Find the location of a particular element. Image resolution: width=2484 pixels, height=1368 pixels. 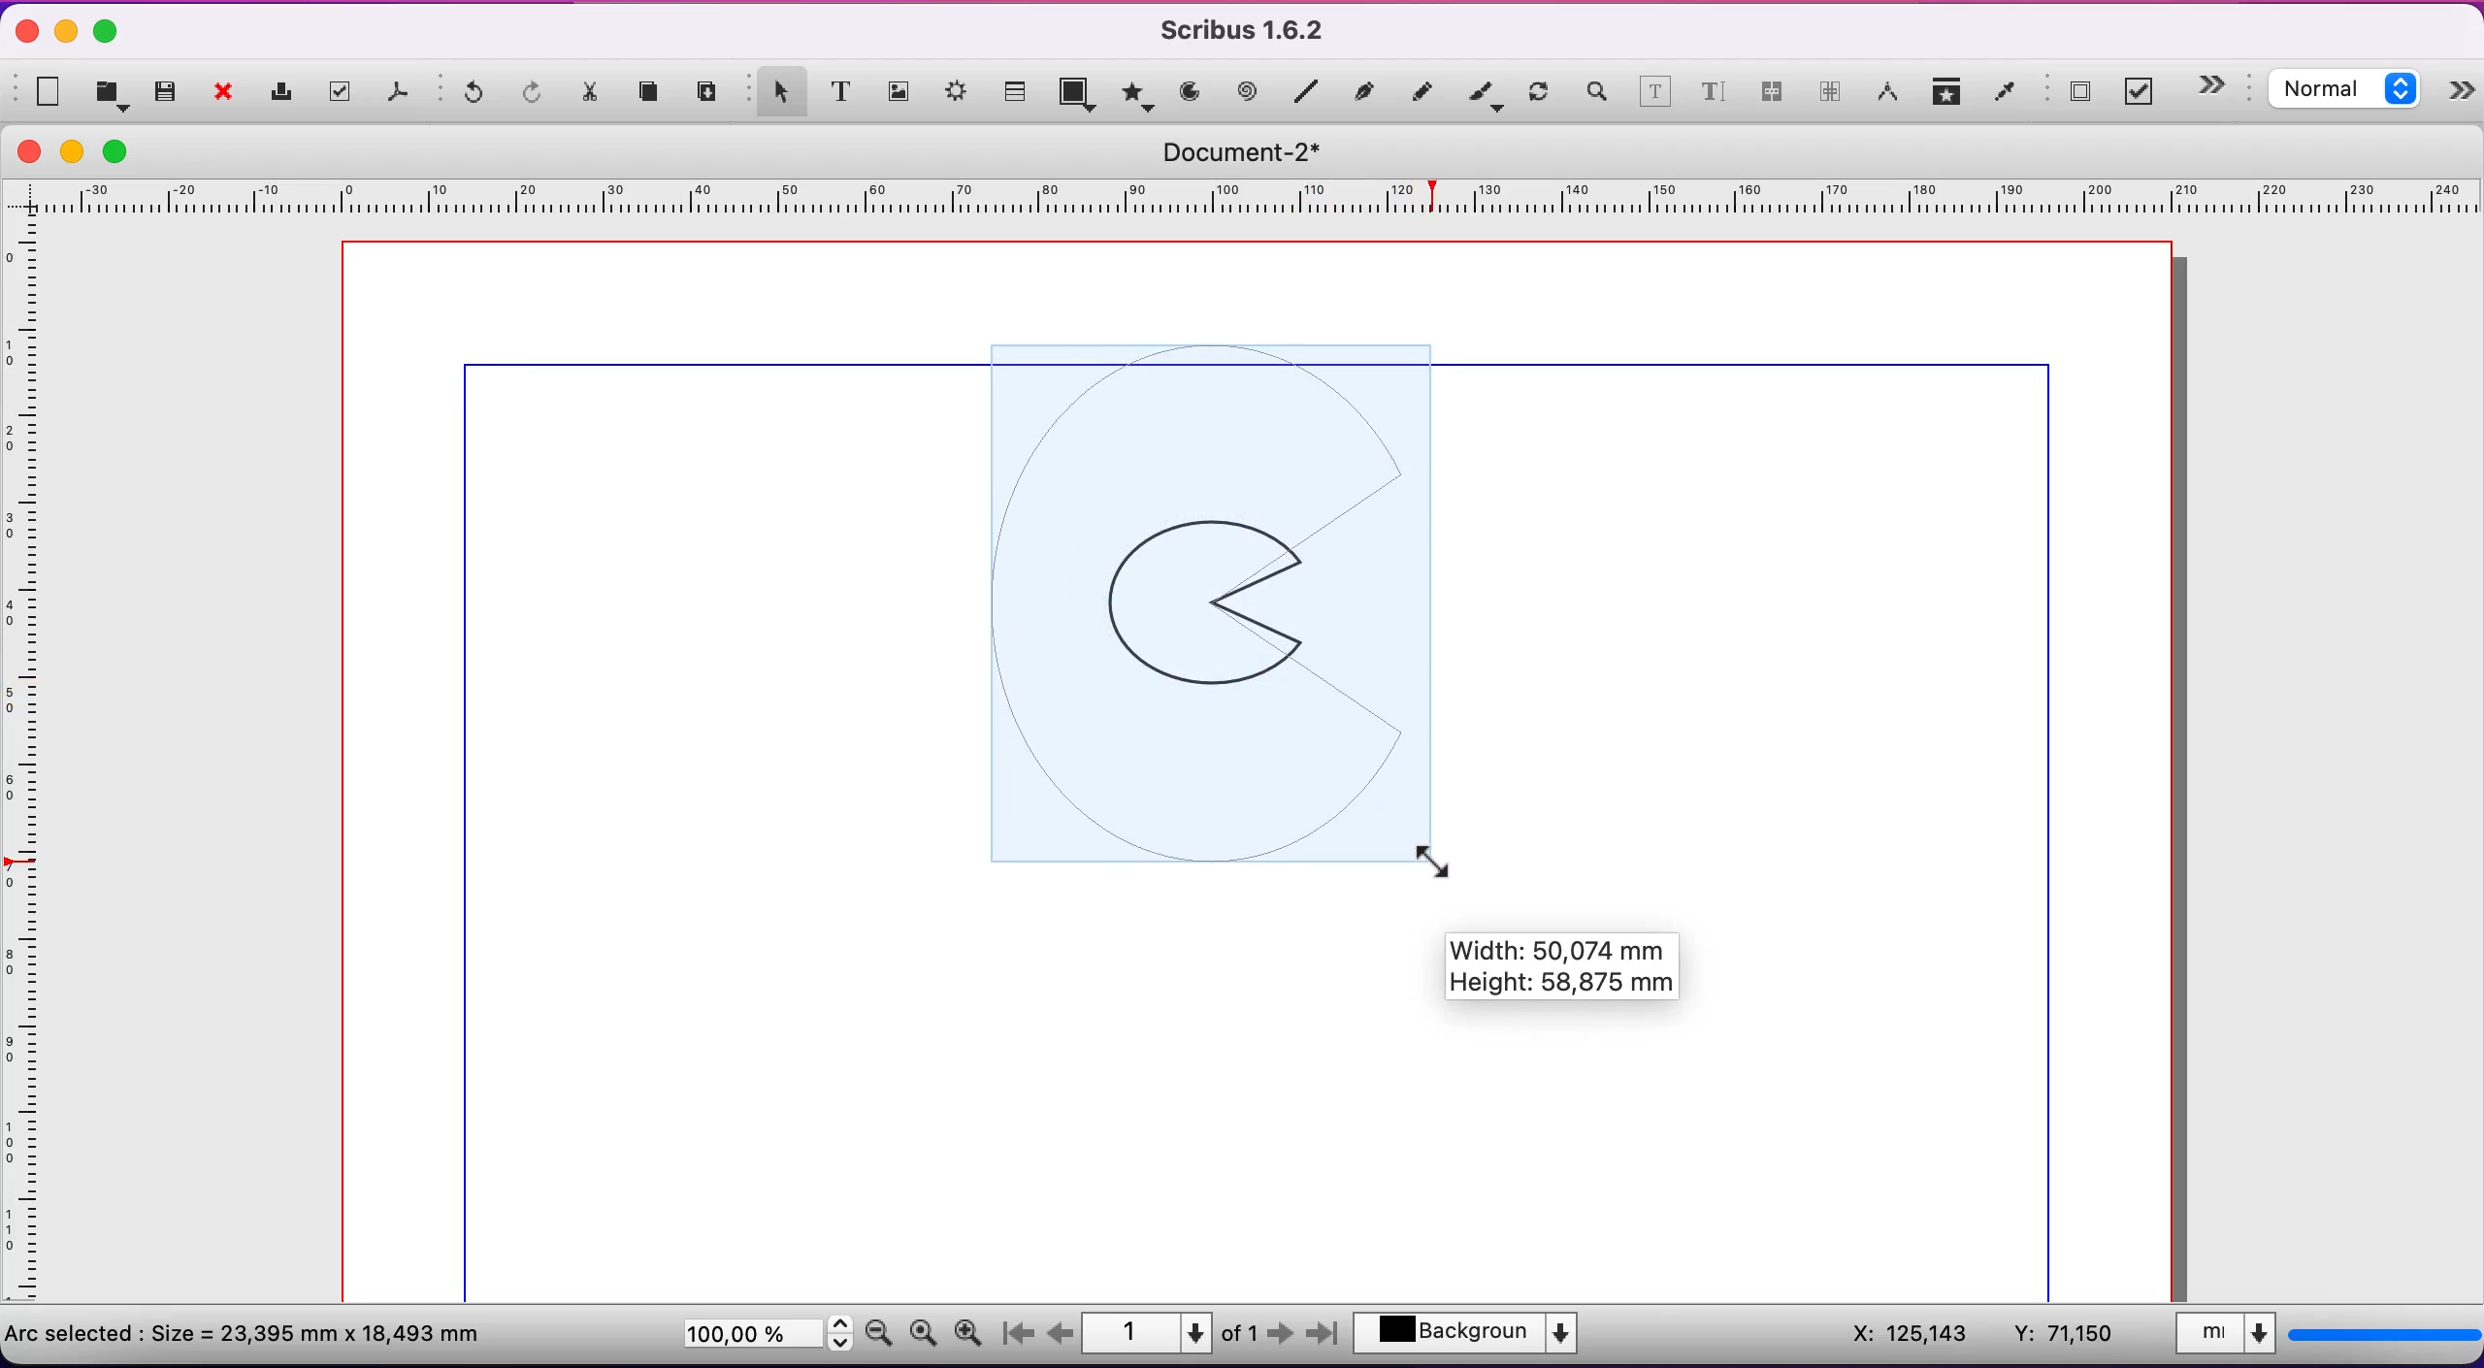

preflight verifier is located at coordinates (344, 92).